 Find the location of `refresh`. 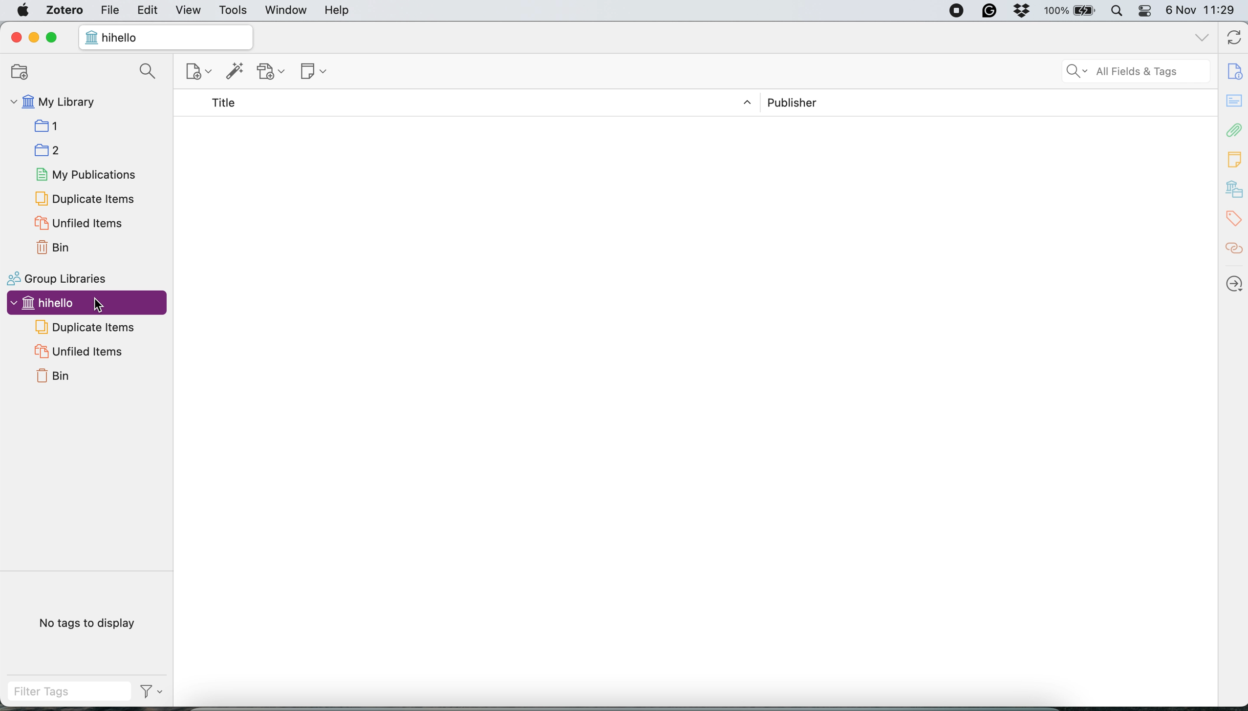

refresh is located at coordinates (1232, 38).